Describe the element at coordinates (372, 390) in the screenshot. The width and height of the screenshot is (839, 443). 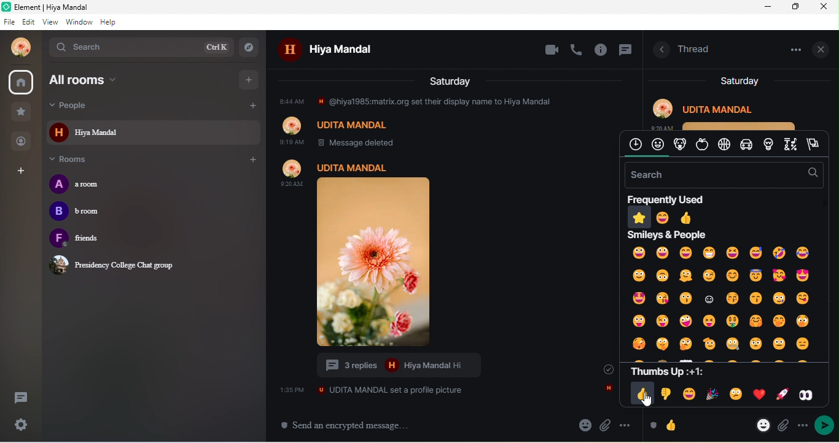
I see `udita mandal set a profile picture` at that location.